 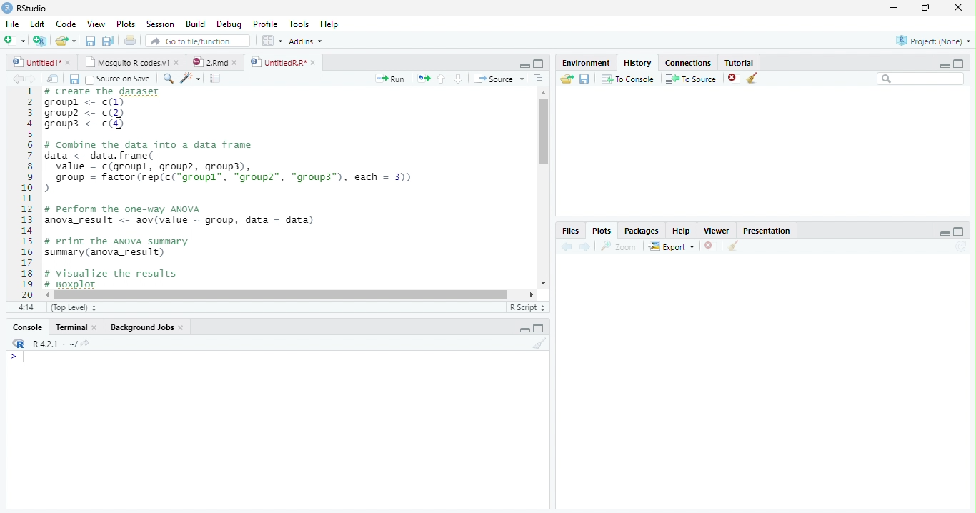 What do you see at coordinates (76, 308) in the screenshot?
I see `Top level` at bounding box center [76, 308].